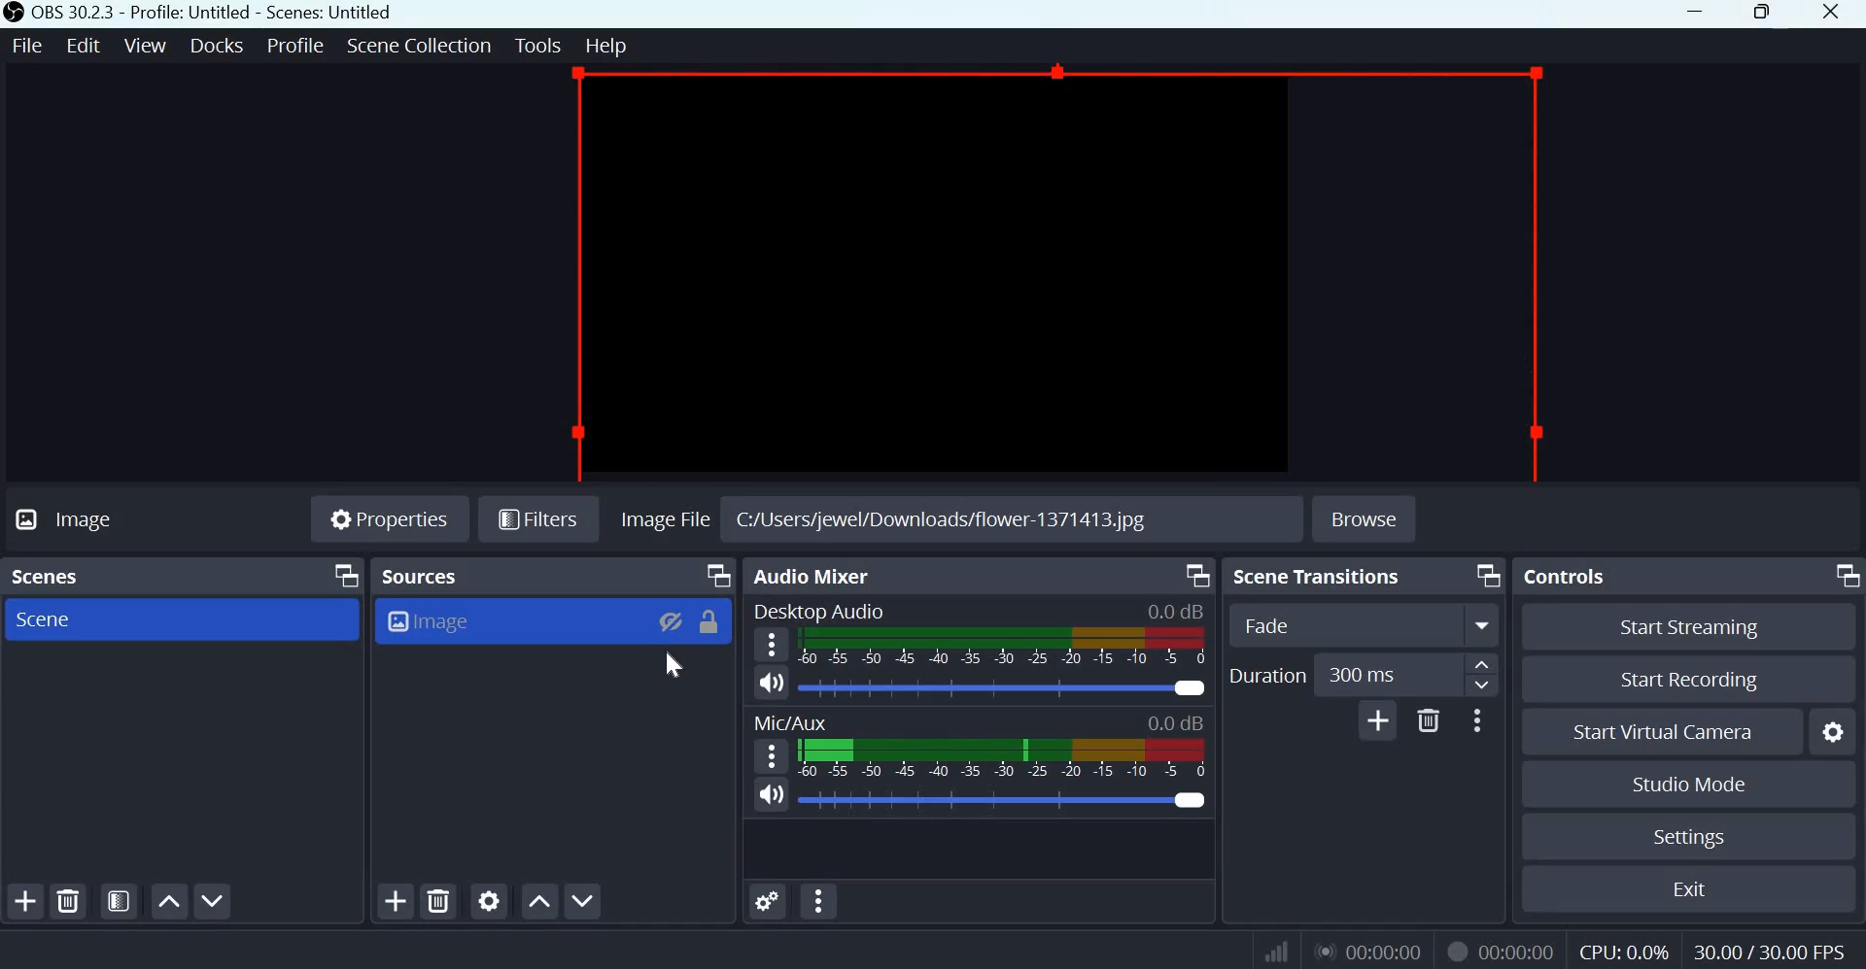  Describe the element at coordinates (664, 519) in the screenshot. I see `image file` at that location.